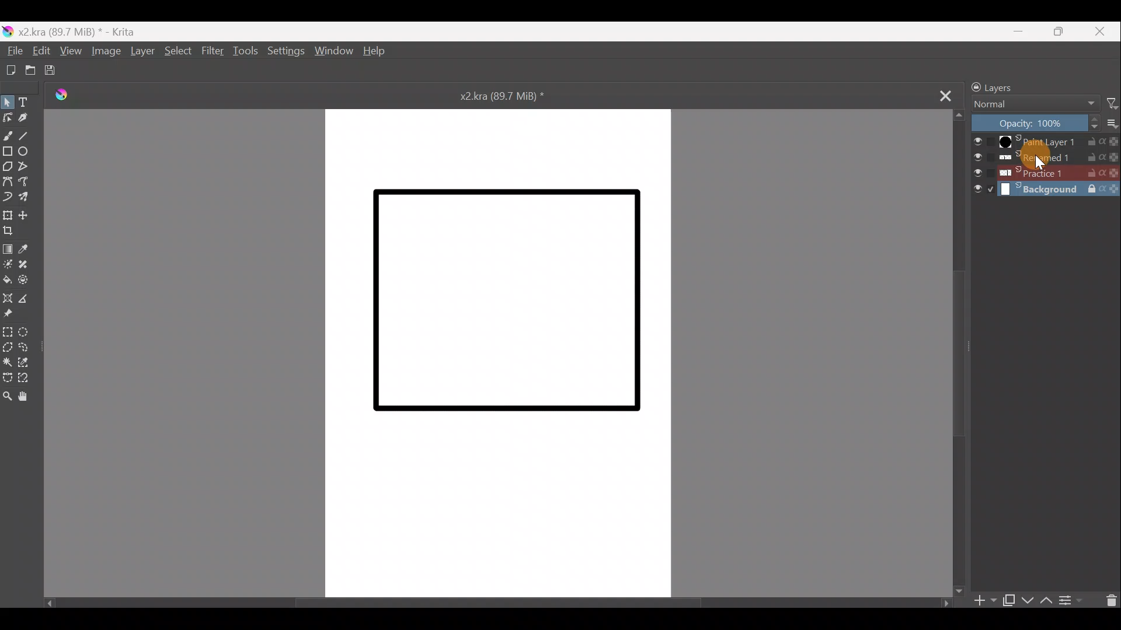 The width and height of the screenshot is (1121, 630). I want to click on Freehand path tool, so click(26, 183).